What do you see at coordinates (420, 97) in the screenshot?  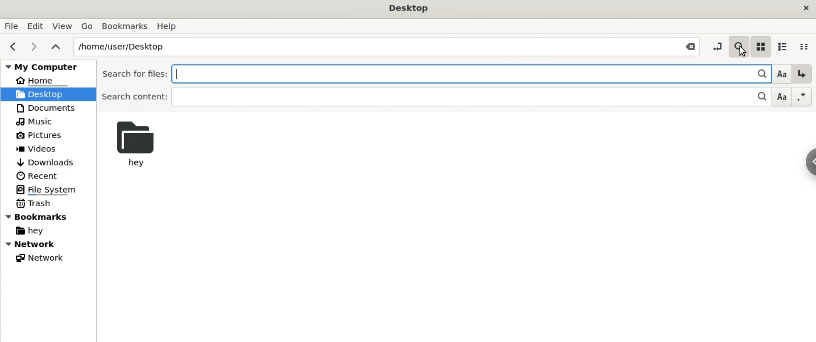 I see `Search Content` at bounding box center [420, 97].